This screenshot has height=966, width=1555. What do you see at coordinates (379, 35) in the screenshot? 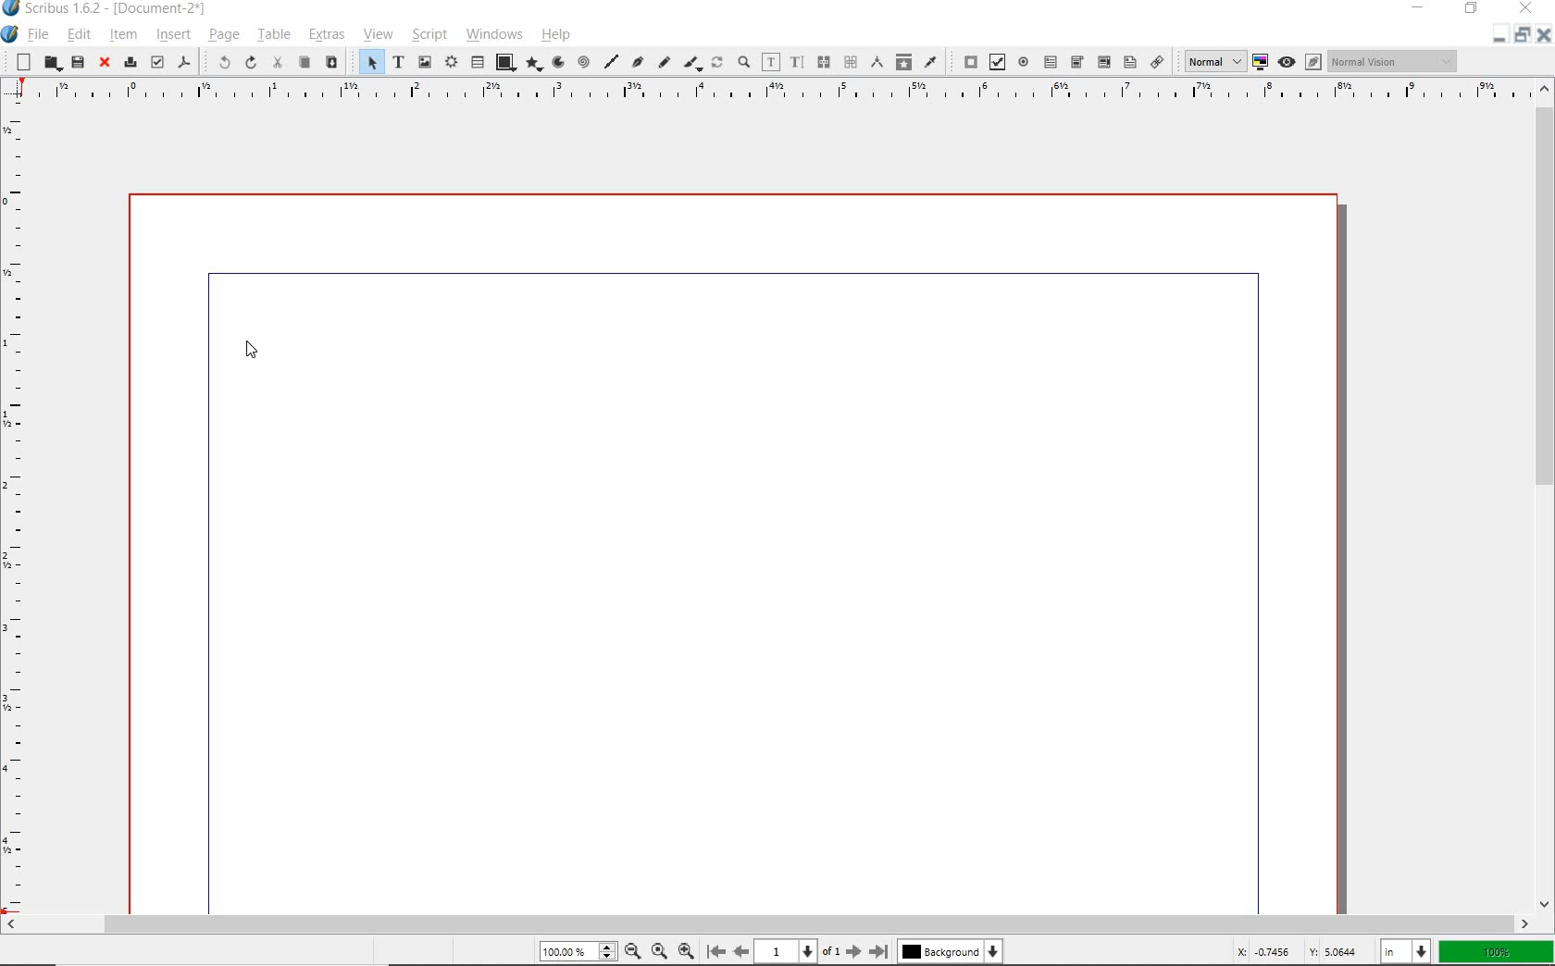
I see `view` at bounding box center [379, 35].